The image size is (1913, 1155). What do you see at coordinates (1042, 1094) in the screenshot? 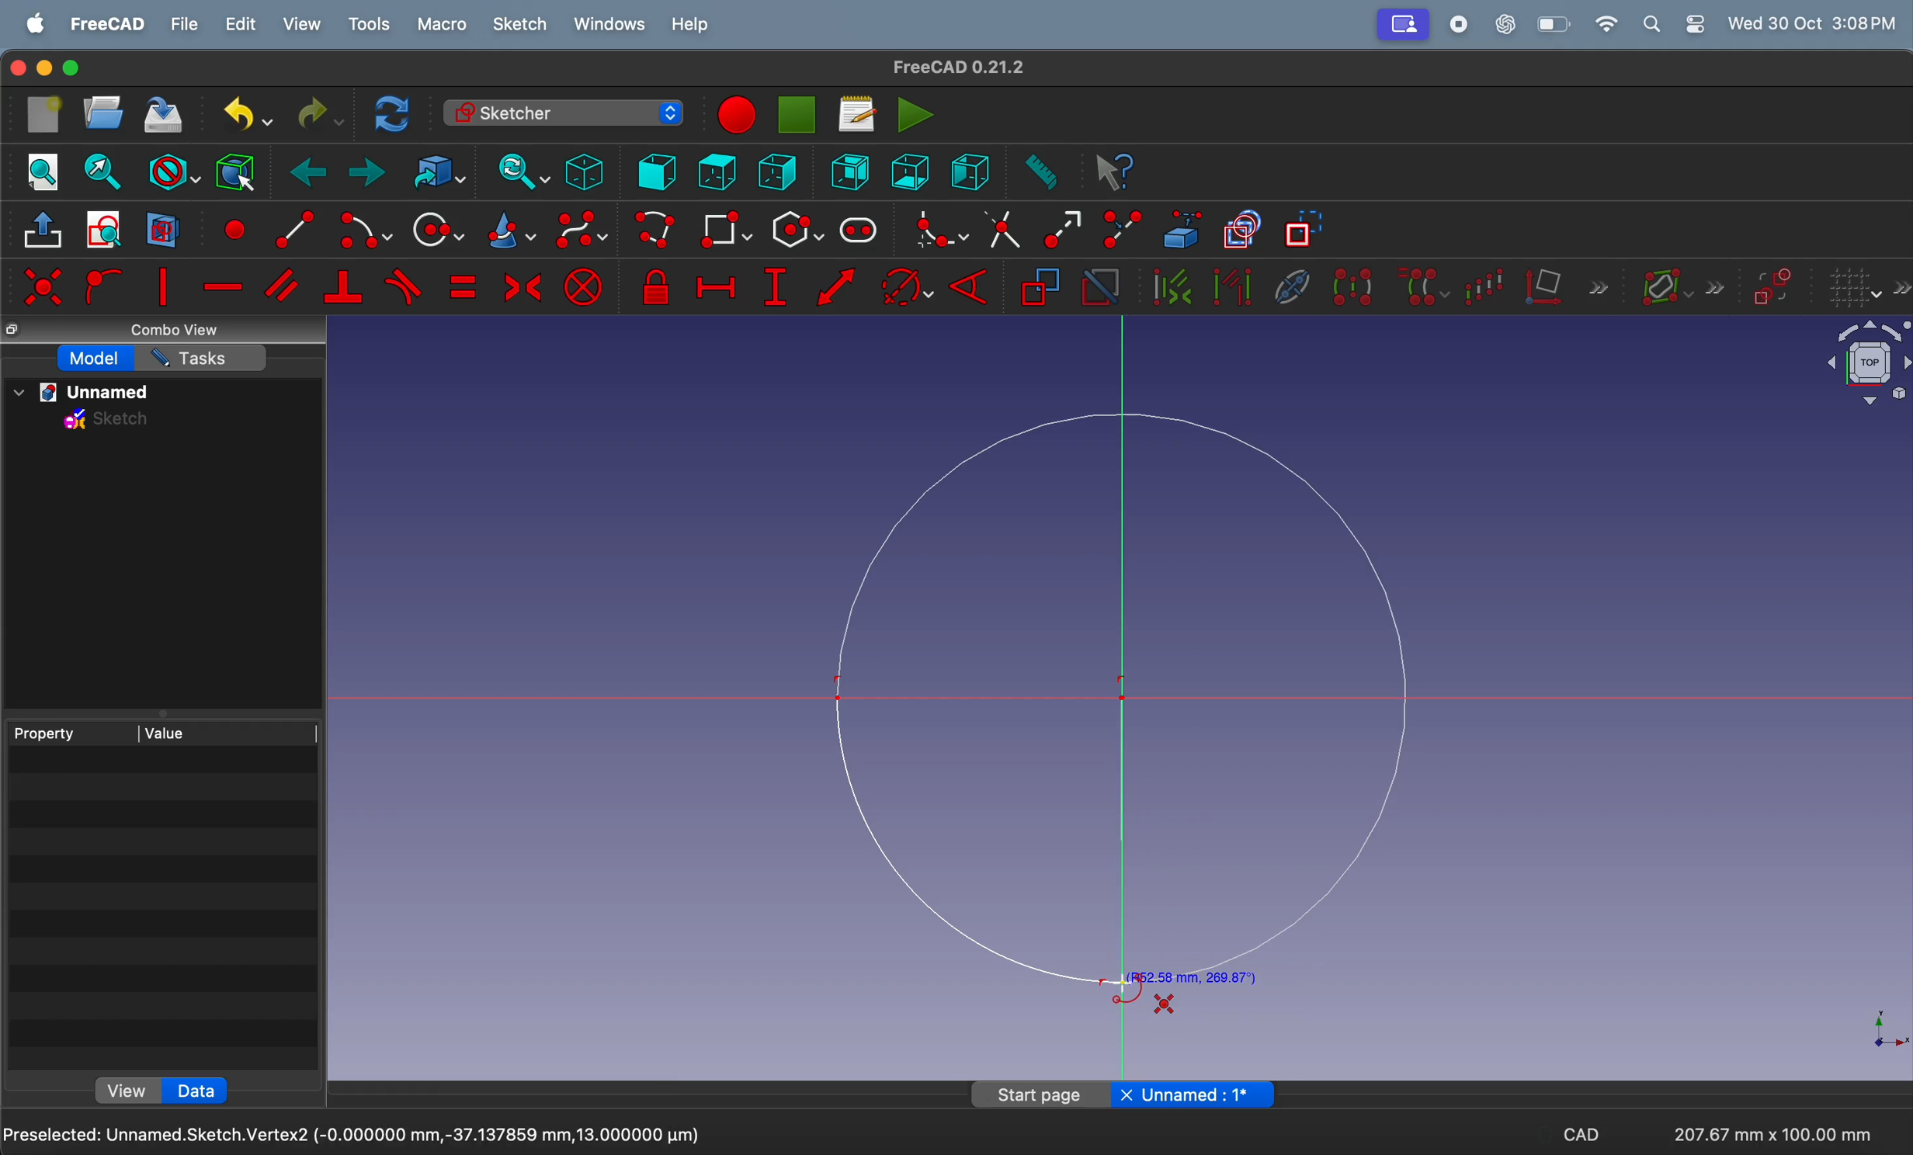
I see `Start page` at bounding box center [1042, 1094].